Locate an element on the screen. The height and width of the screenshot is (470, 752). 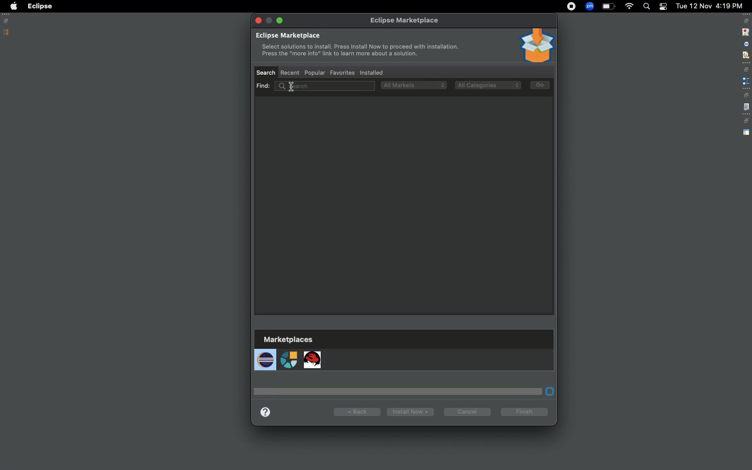
Close is located at coordinates (258, 21).